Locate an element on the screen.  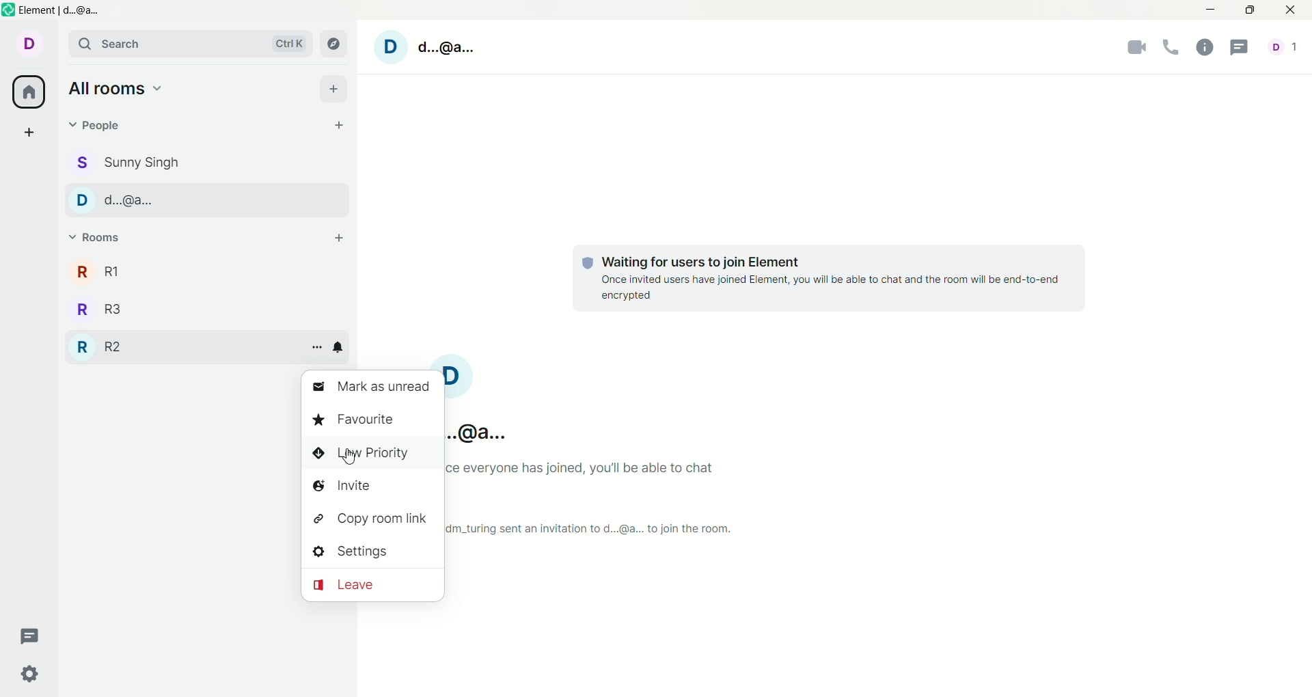
search is located at coordinates (184, 43).